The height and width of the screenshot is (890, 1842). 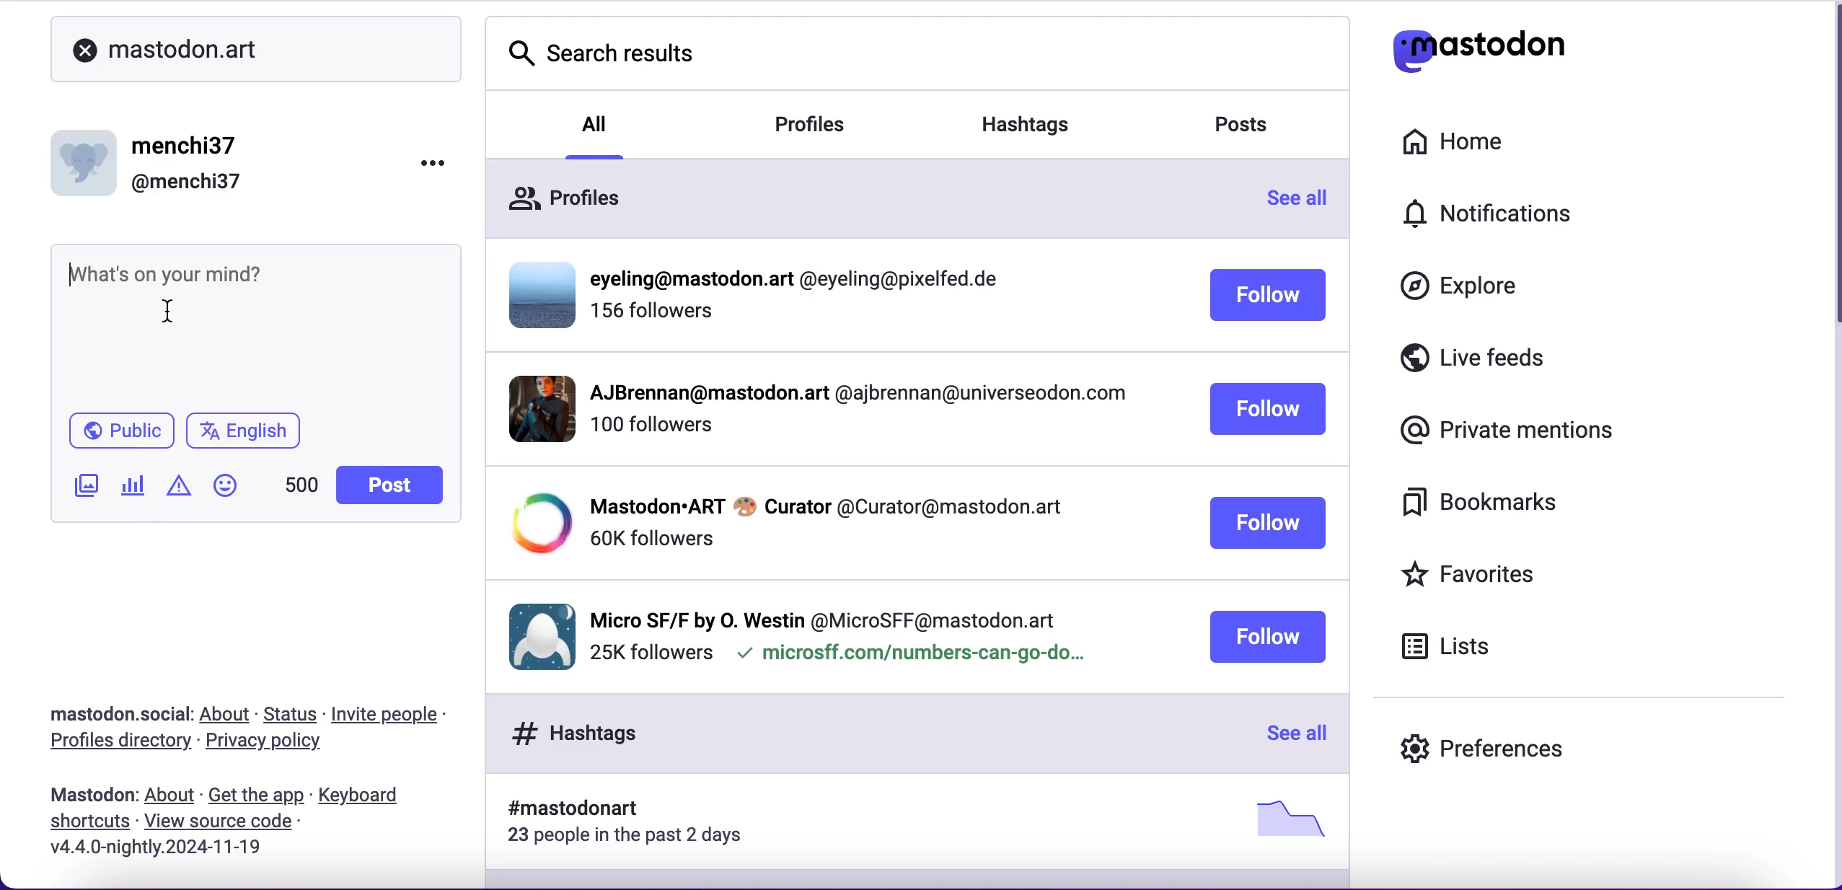 I want to click on add warnings, so click(x=178, y=490).